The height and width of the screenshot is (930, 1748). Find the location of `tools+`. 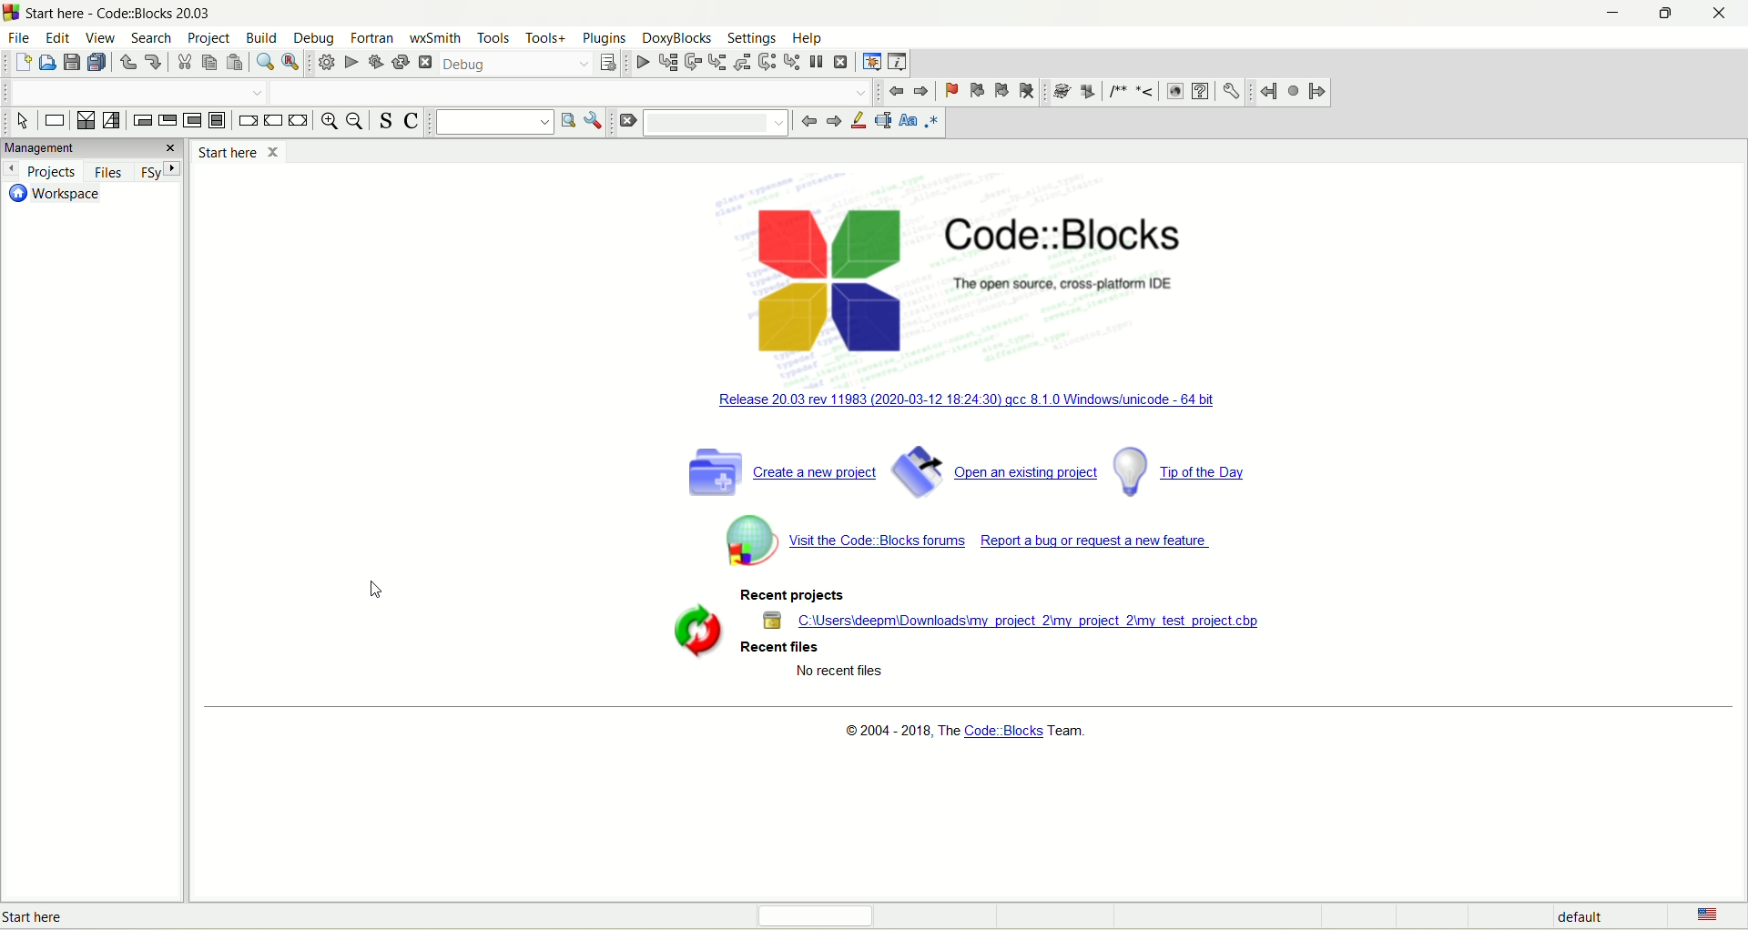

tools+ is located at coordinates (549, 39).